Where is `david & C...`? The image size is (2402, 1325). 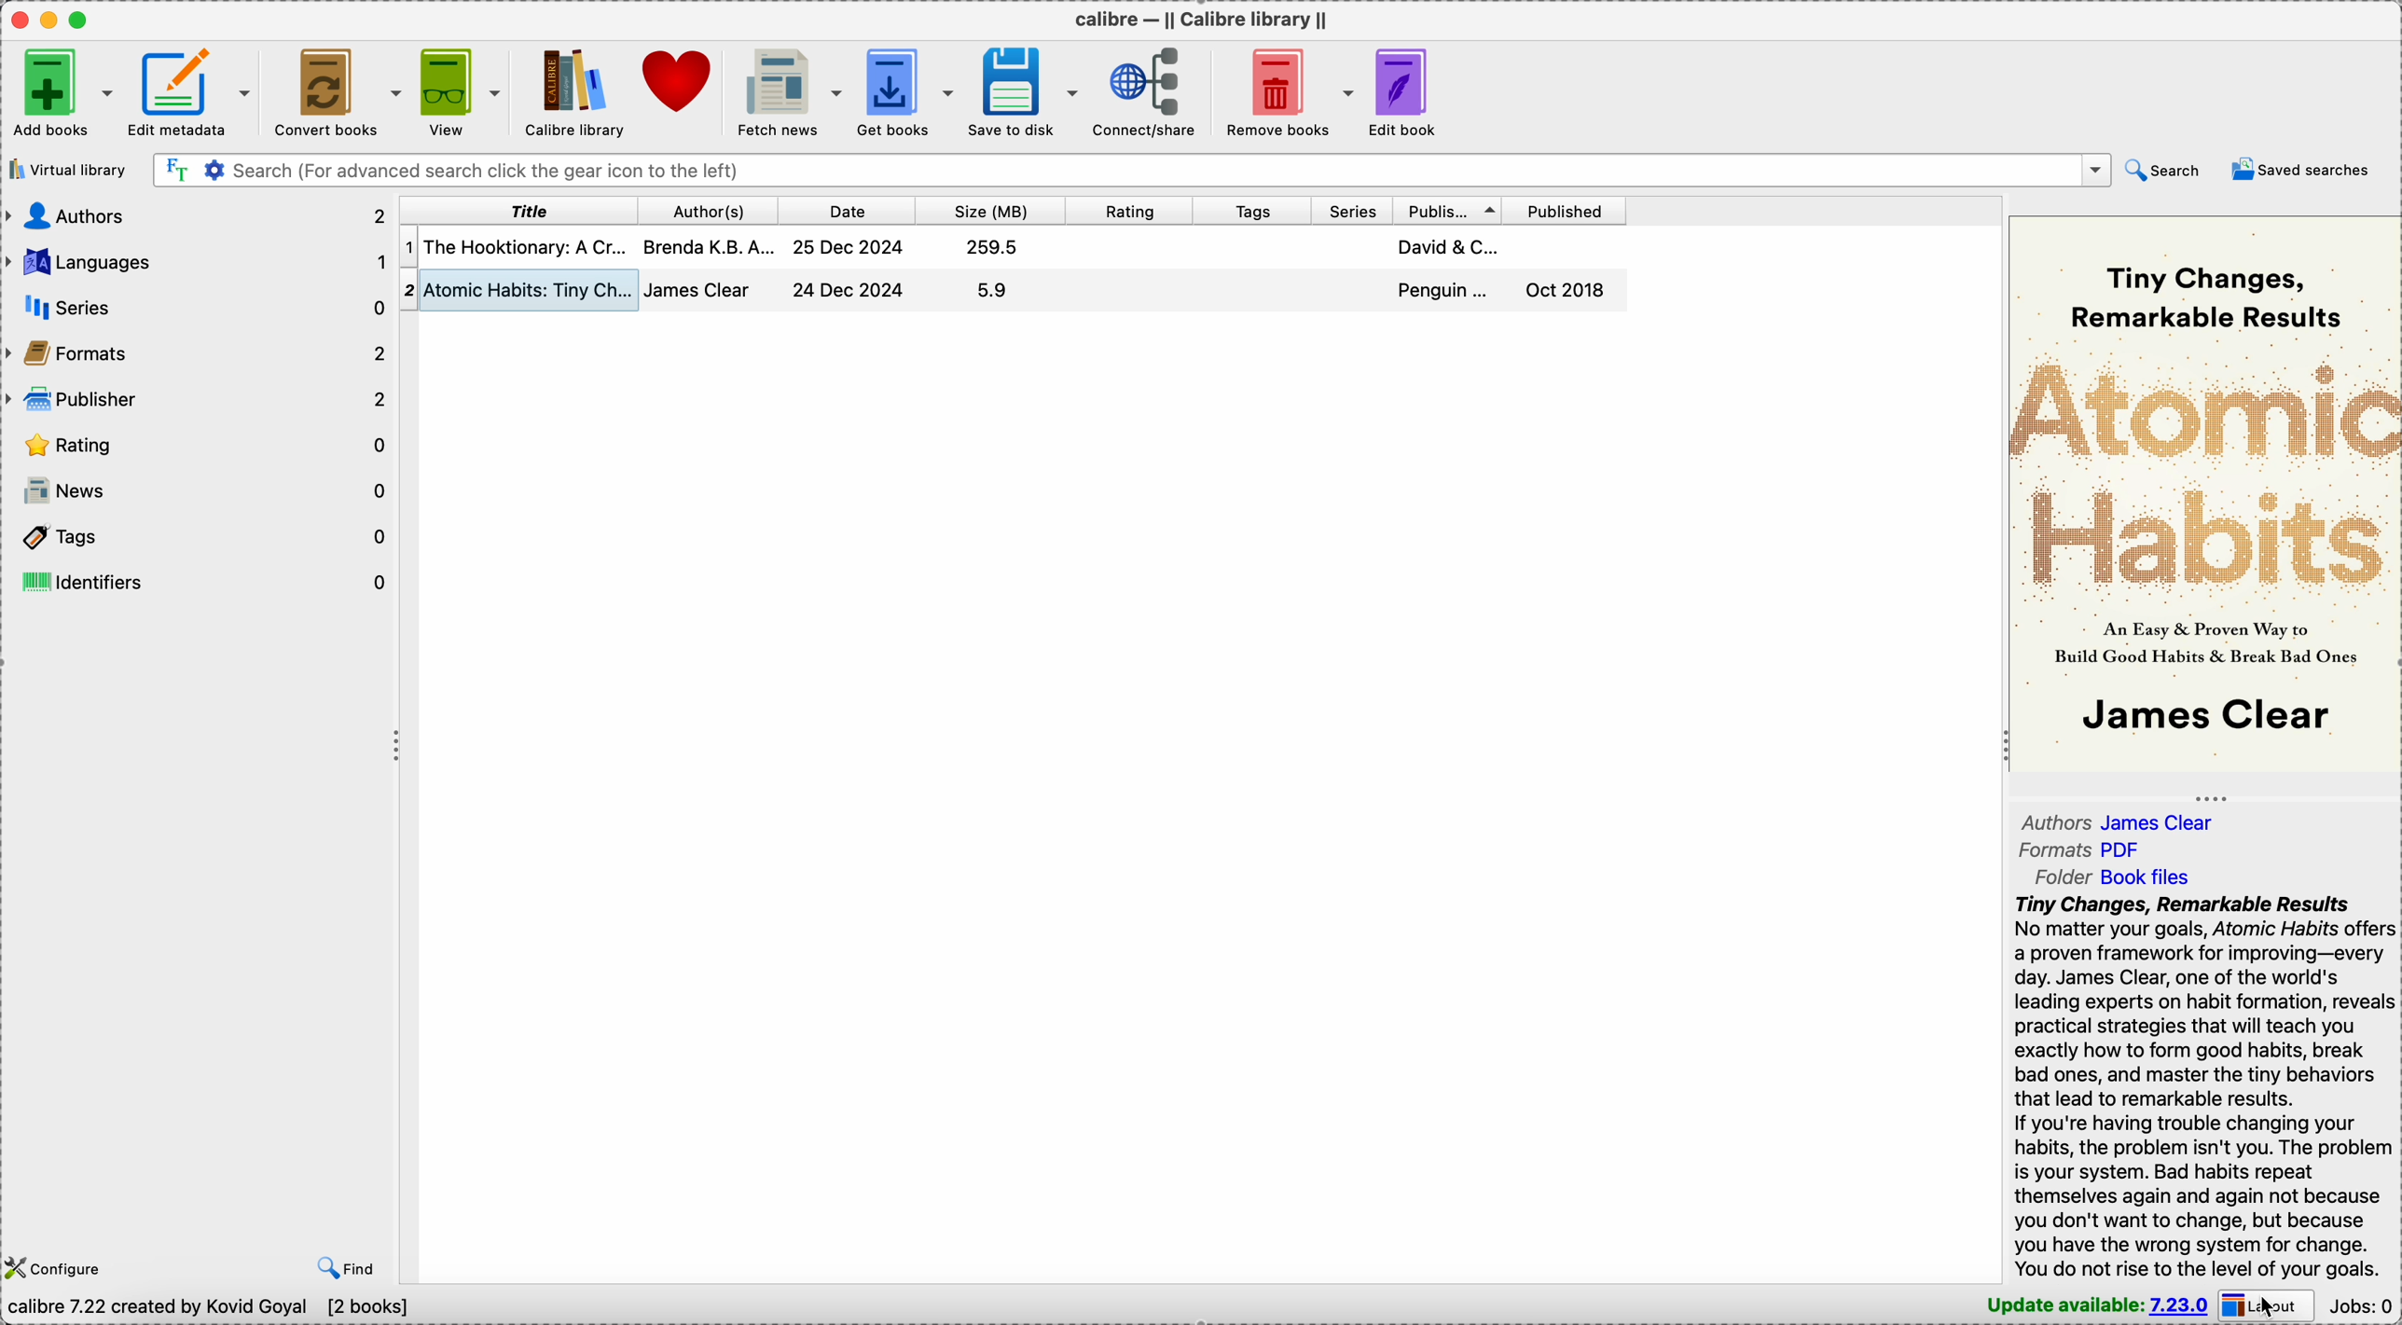 david & C... is located at coordinates (1449, 247).